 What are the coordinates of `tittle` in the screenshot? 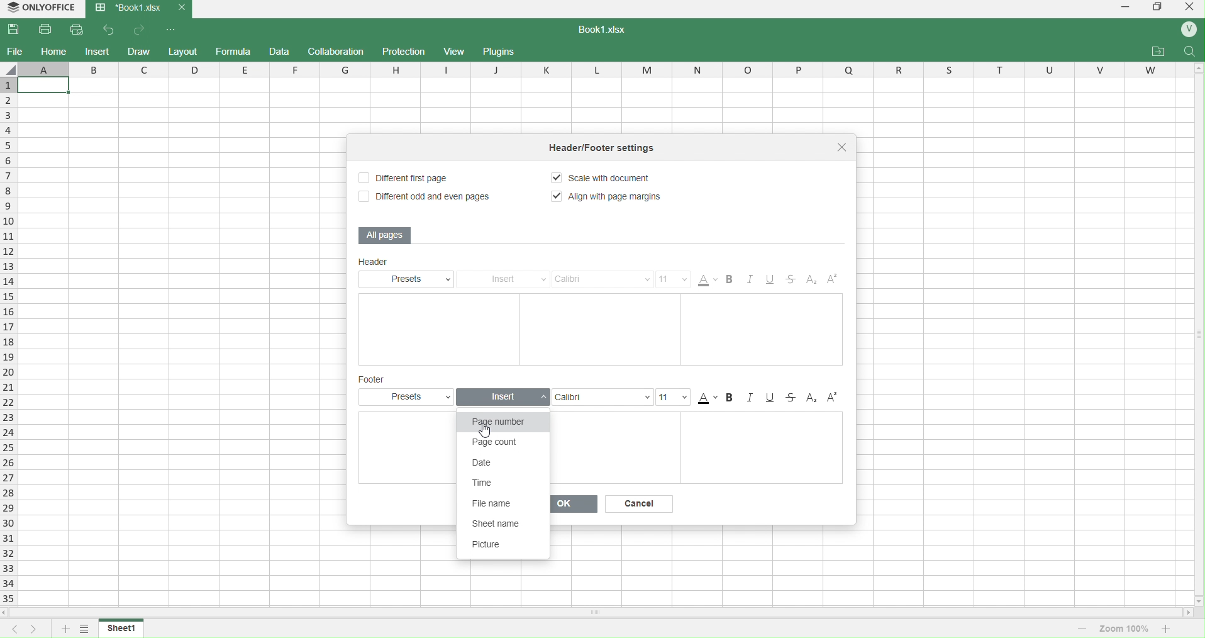 It's located at (618, 150).